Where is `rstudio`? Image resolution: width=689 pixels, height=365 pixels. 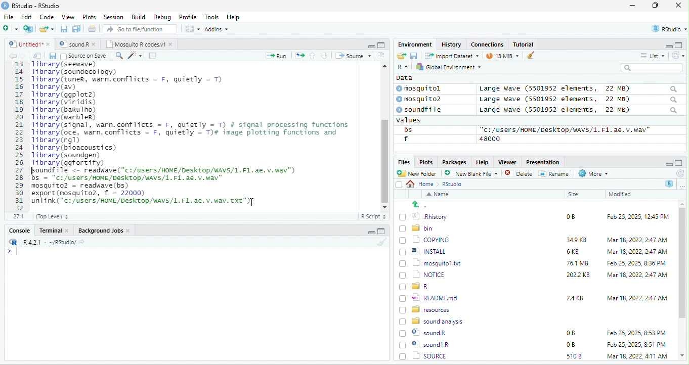 rstudio is located at coordinates (667, 29).